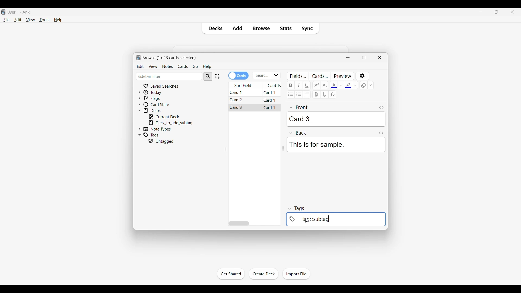 This screenshot has width=521, height=293. What do you see at coordinates (161, 104) in the screenshot?
I see `Click to go to card state` at bounding box center [161, 104].